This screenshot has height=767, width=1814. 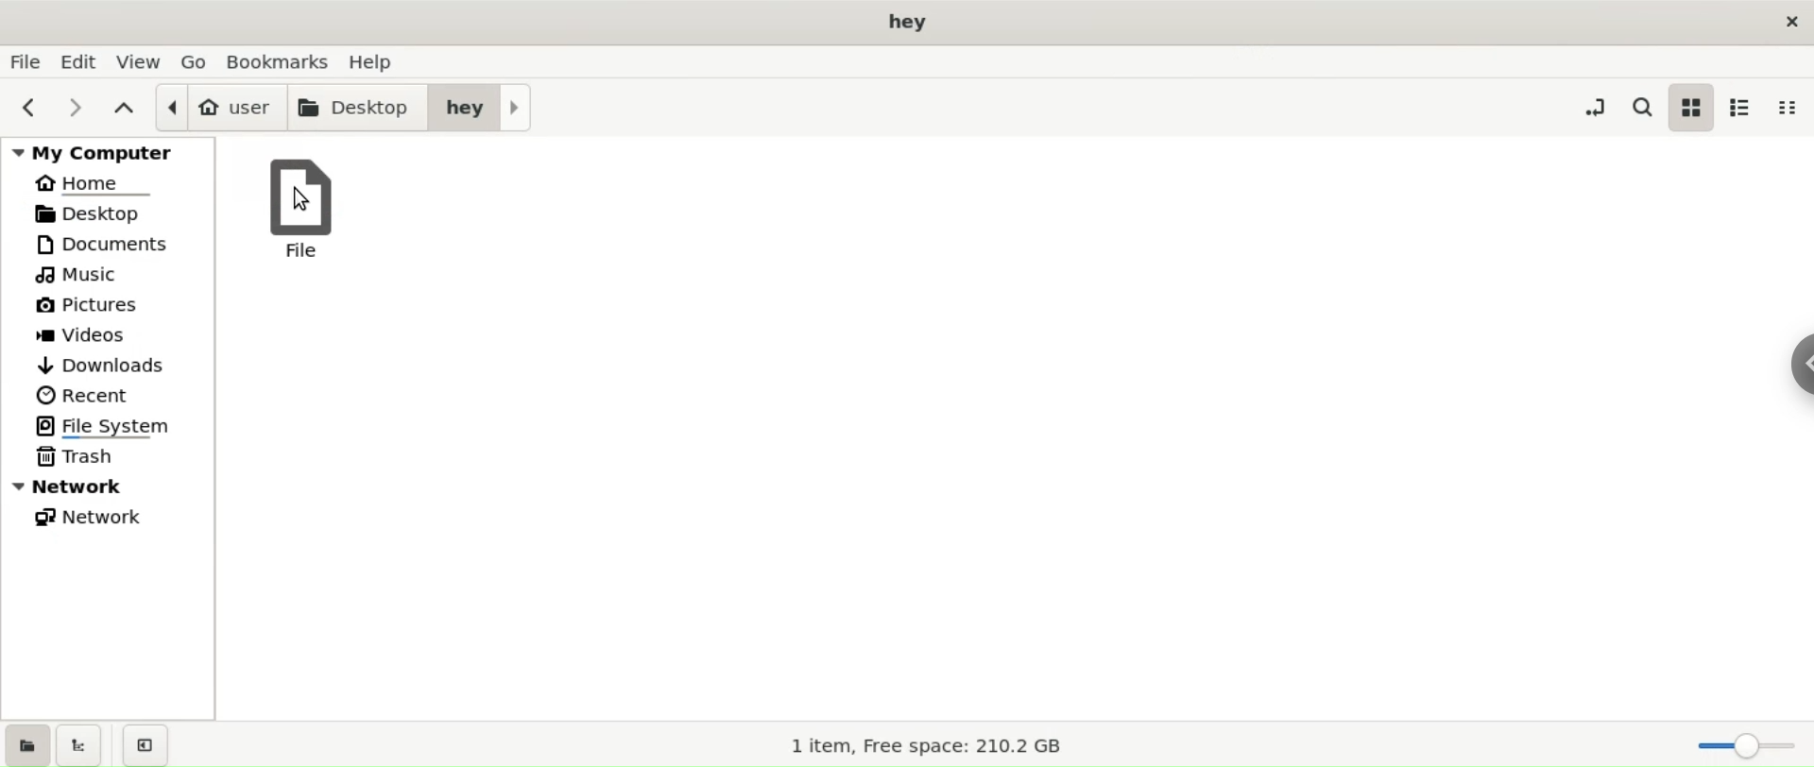 What do you see at coordinates (108, 216) in the screenshot?
I see `desktop` at bounding box center [108, 216].